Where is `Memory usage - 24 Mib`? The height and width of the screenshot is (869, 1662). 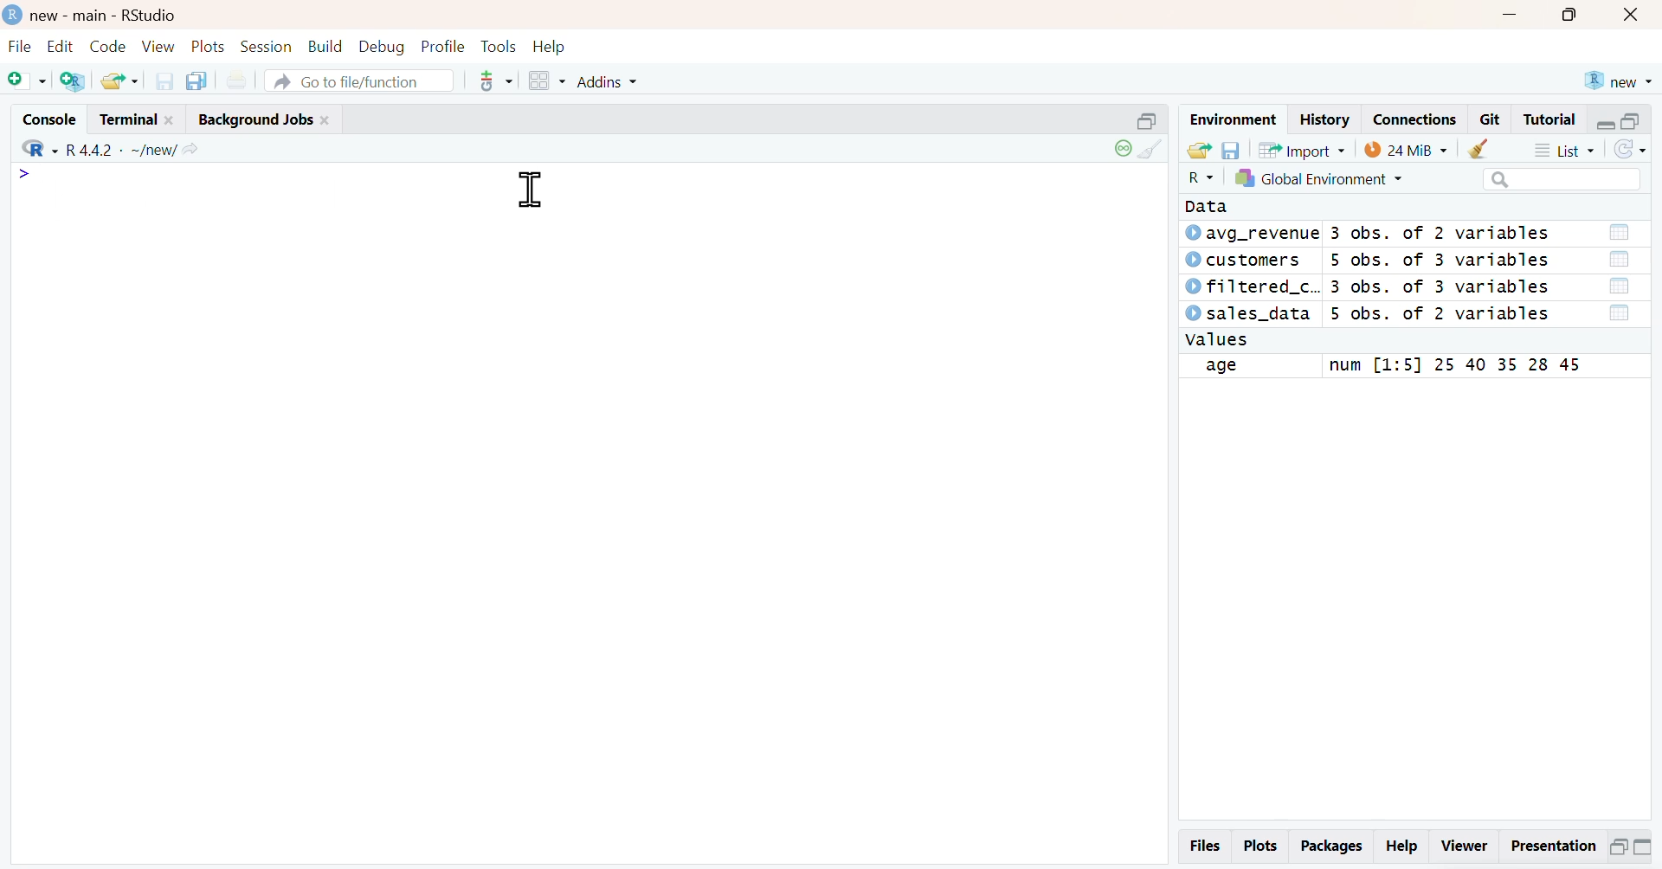
Memory usage - 24 Mib is located at coordinates (1406, 148).